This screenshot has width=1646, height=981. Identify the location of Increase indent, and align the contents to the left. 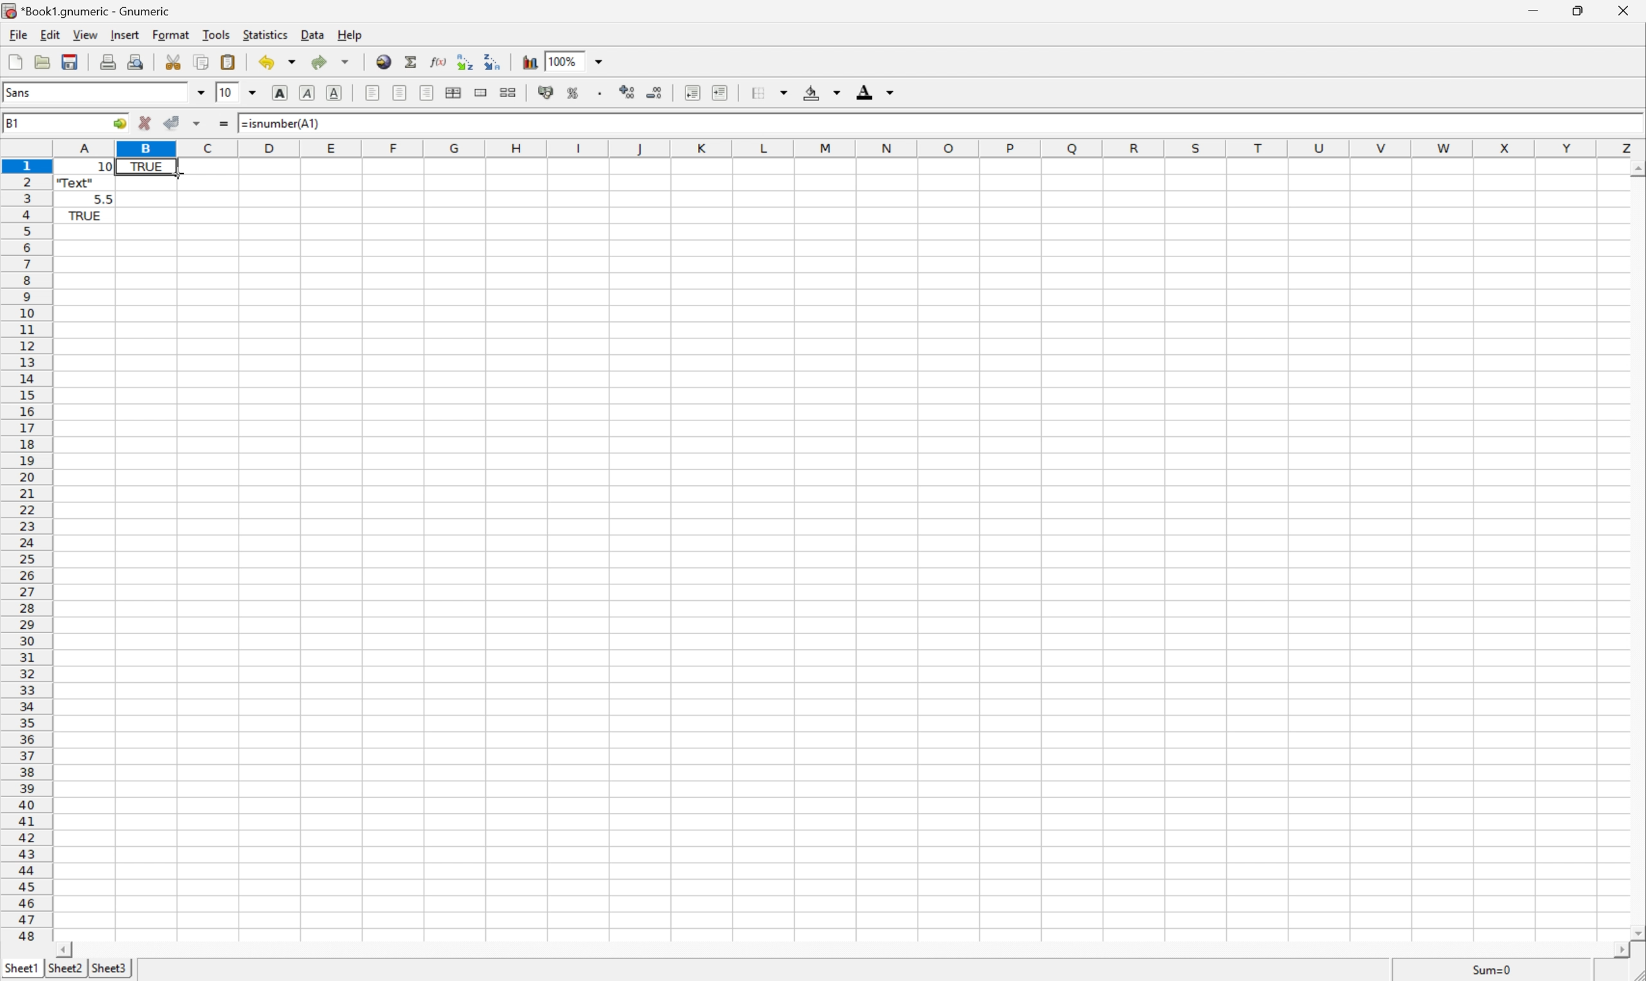
(723, 93).